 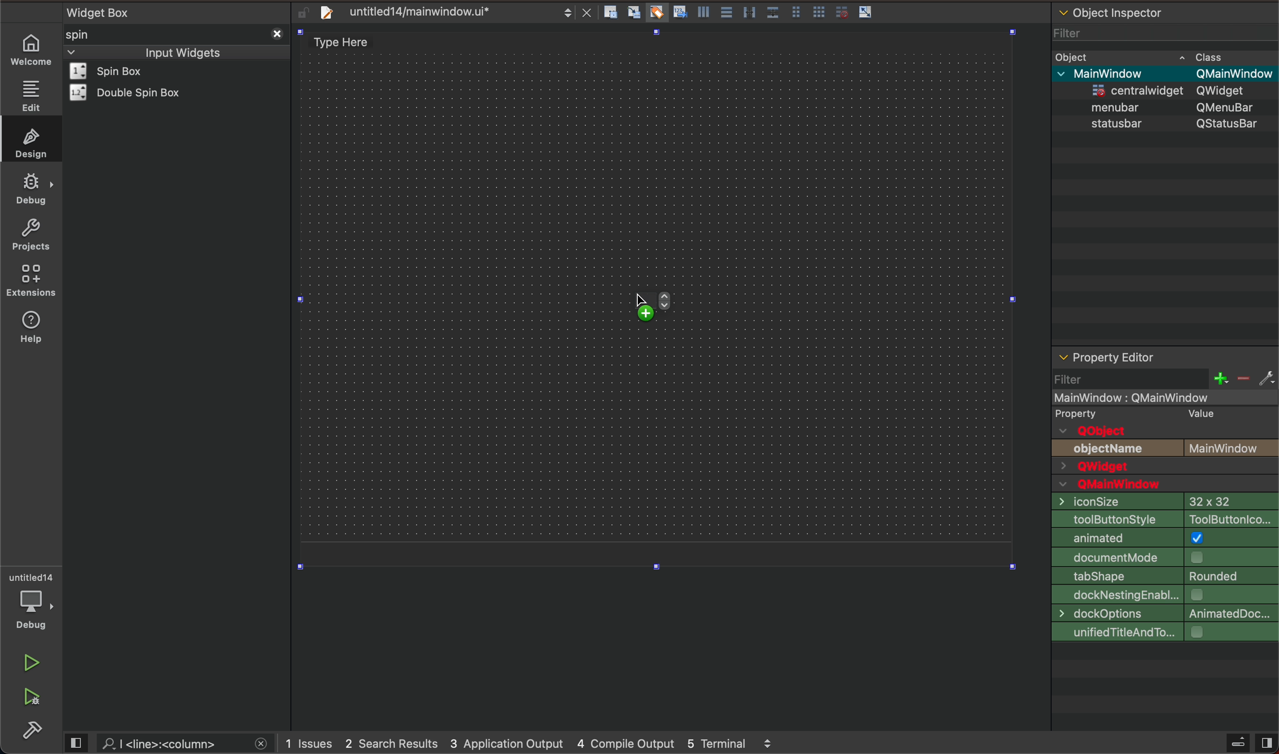 What do you see at coordinates (35, 731) in the screenshot?
I see `build` at bounding box center [35, 731].